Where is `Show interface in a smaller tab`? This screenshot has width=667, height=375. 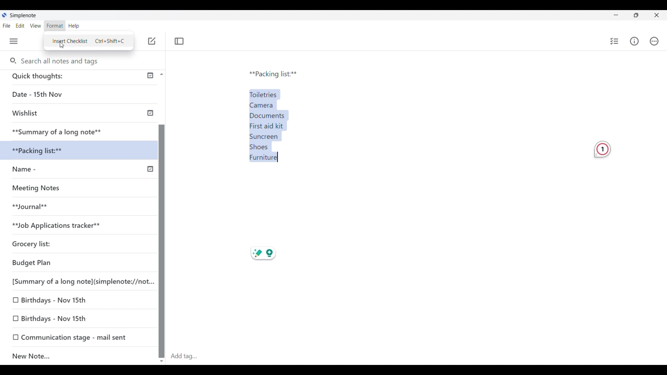
Show interface in a smaller tab is located at coordinates (636, 15).